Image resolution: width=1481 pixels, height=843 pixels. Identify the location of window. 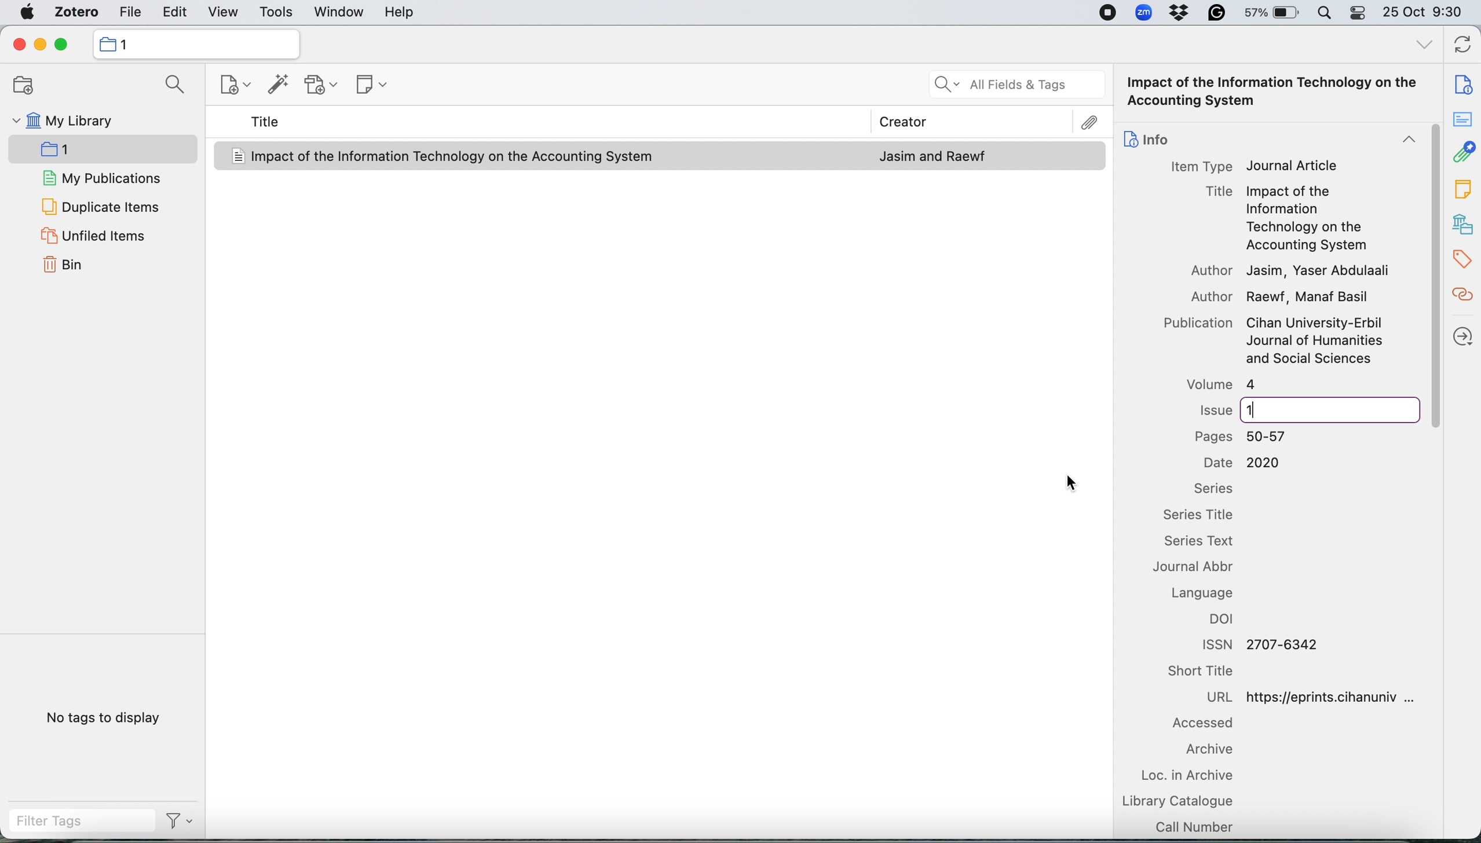
(339, 12).